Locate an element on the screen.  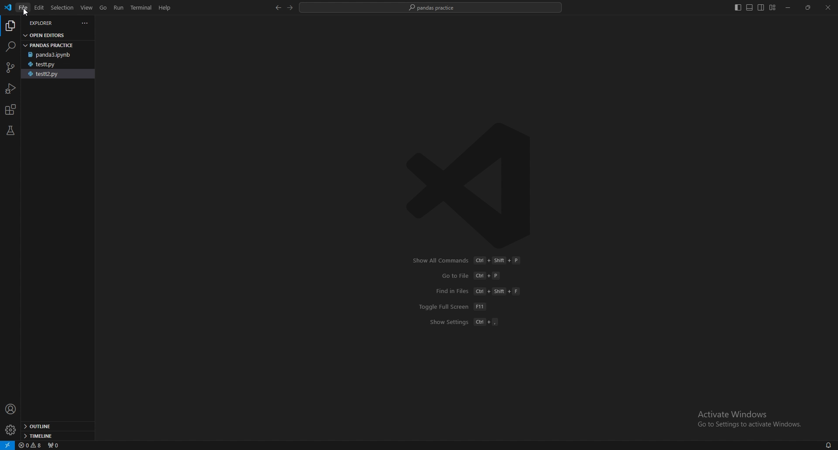
alarms is located at coordinates (829, 445).